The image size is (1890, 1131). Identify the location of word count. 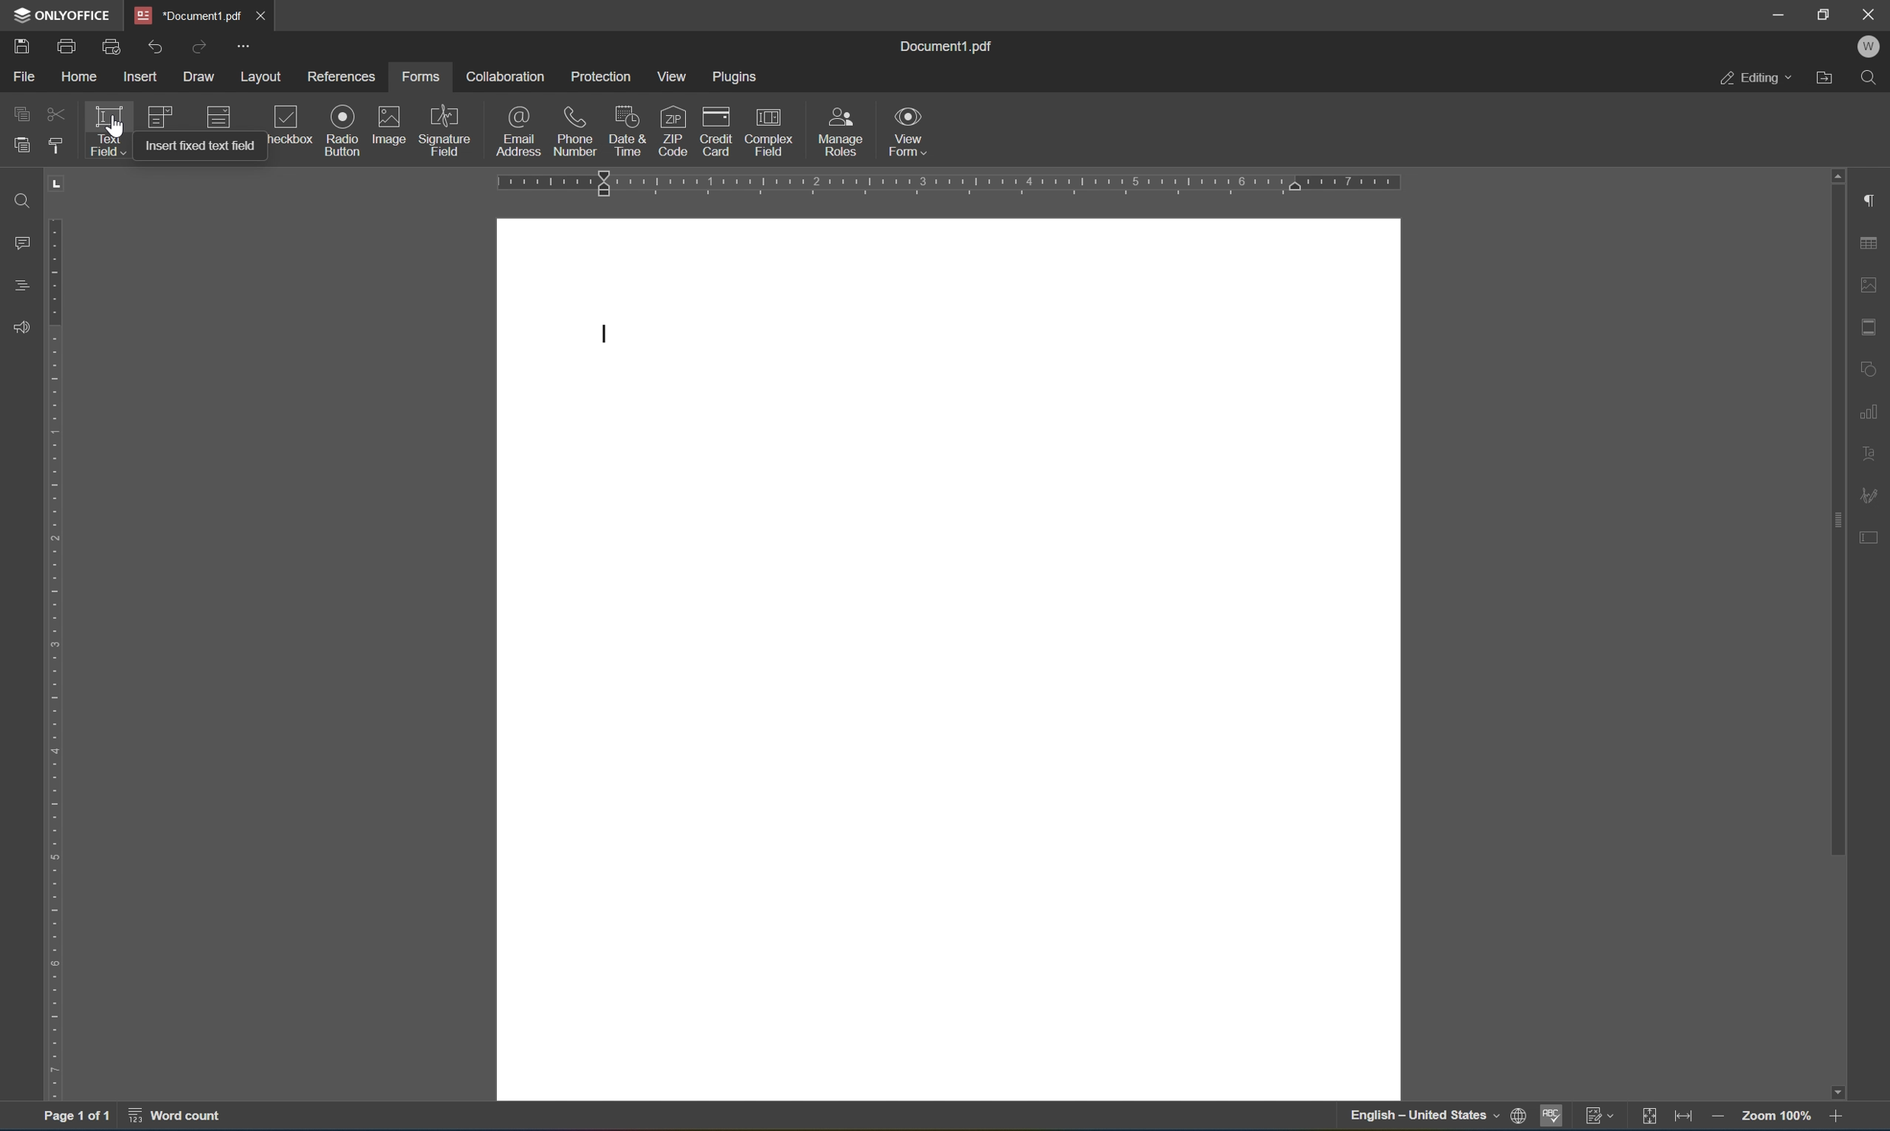
(184, 1117).